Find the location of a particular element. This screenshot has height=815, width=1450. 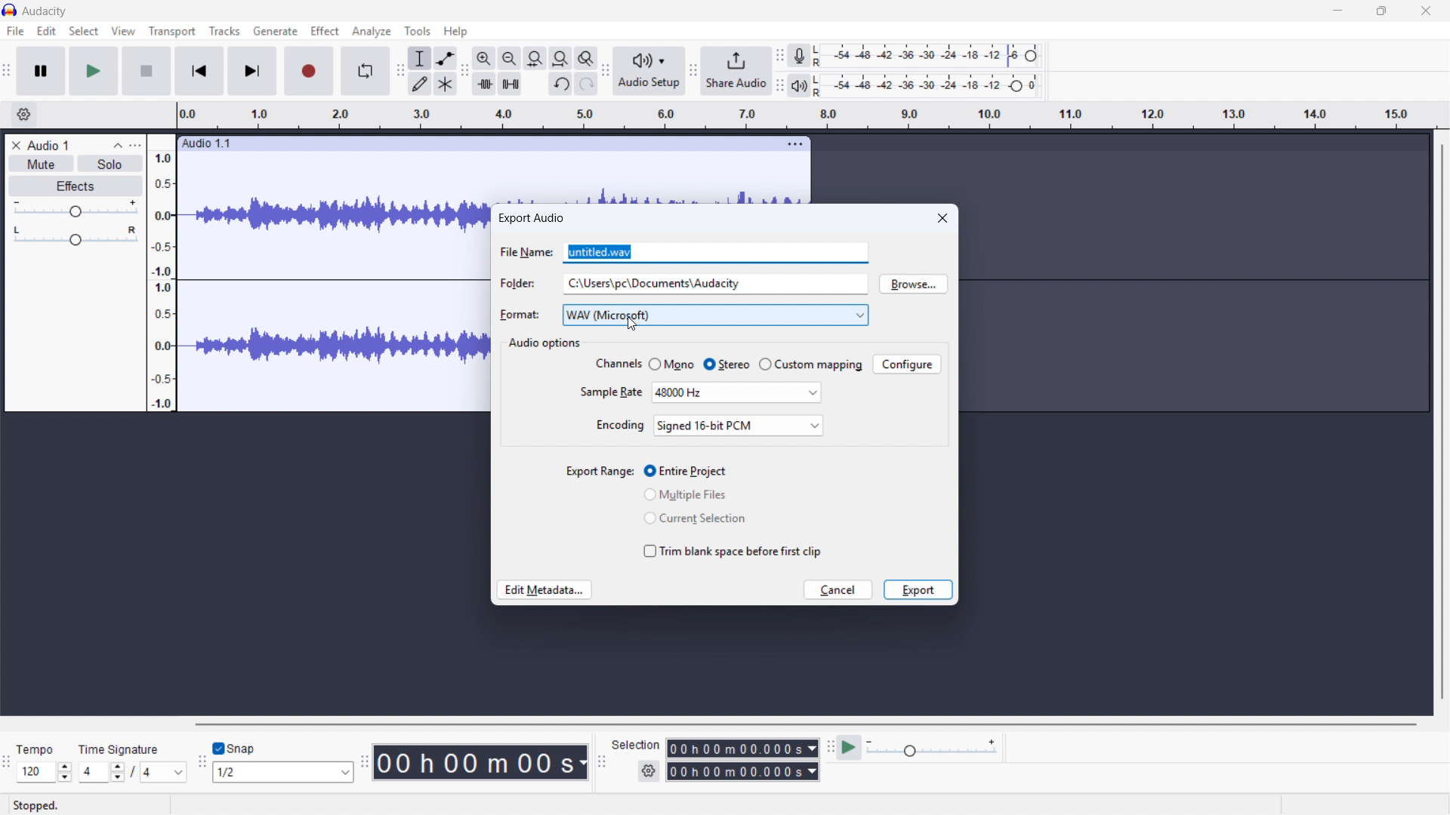

file name is located at coordinates (526, 255).